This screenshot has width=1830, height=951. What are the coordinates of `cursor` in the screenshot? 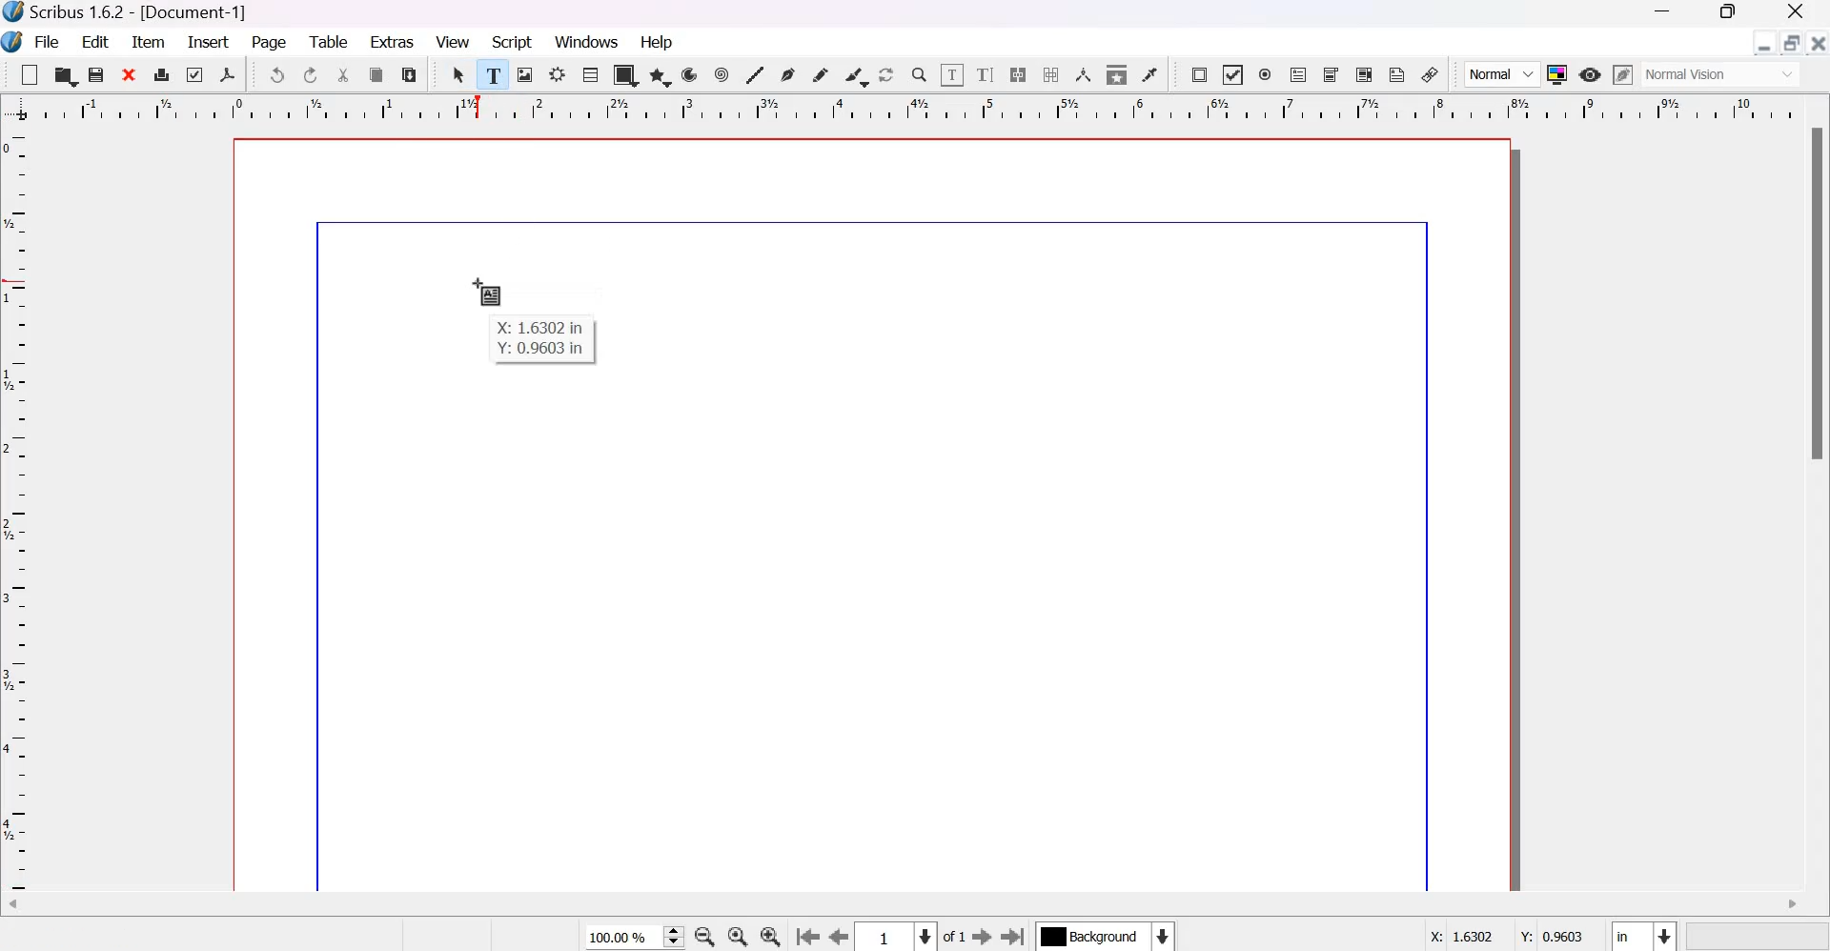 It's located at (488, 290).